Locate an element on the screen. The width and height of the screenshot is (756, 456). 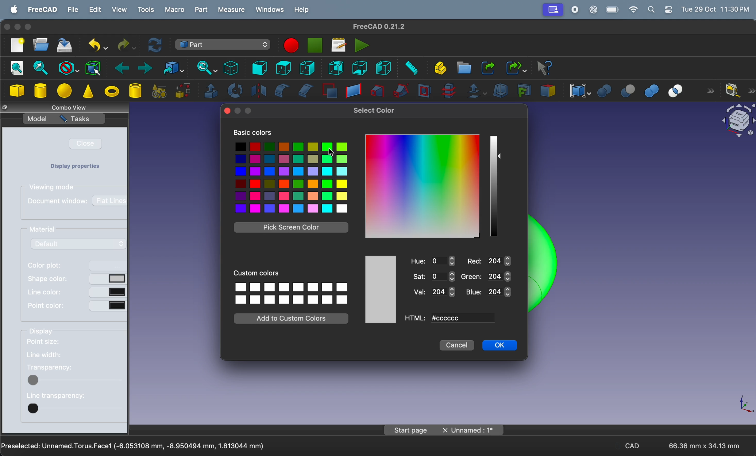
create part is located at coordinates (438, 68).